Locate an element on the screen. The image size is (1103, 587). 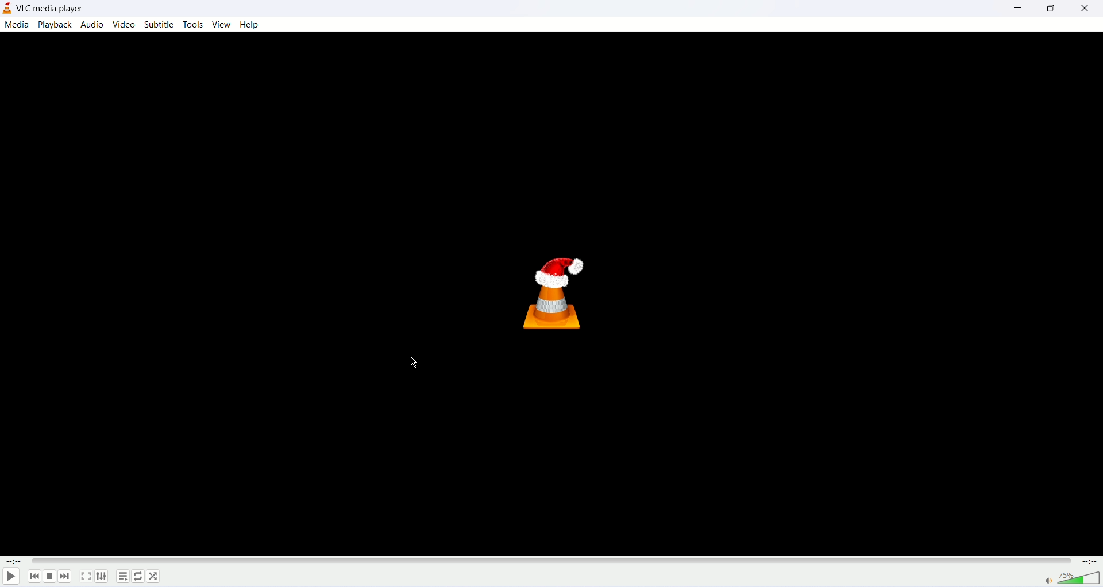
playlist is located at coordinates (122, 576).